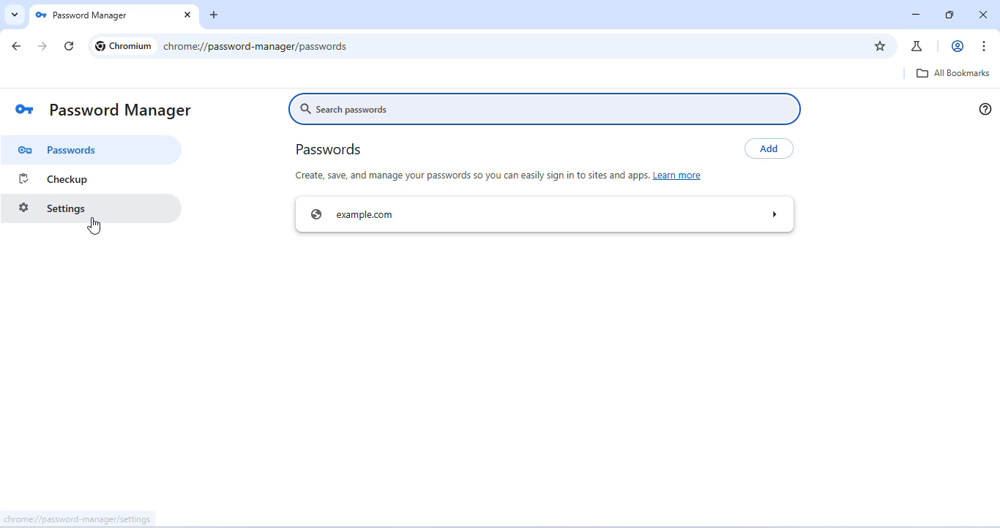  I want to click on go forward, so click(44, 46).